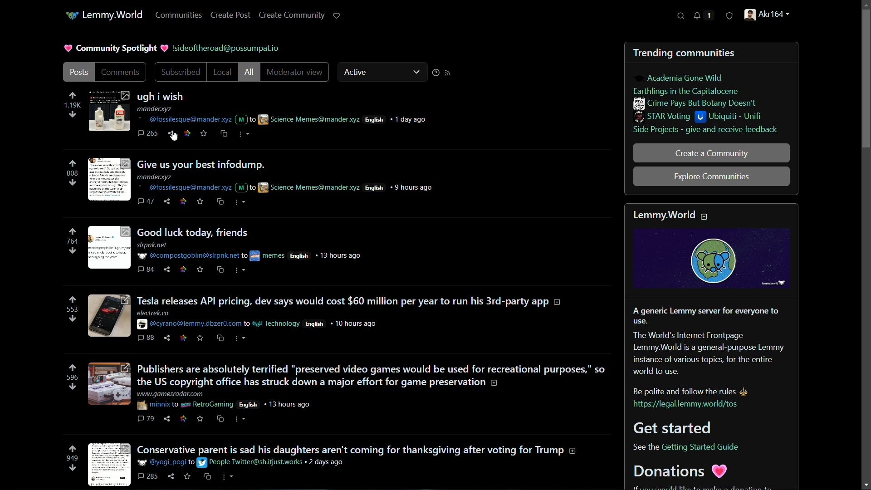 Image resolution: width=871 pixels, height=490 pixels. Describe the element at coordinates (192, 463) in the screenshot. I see `to` at that location.